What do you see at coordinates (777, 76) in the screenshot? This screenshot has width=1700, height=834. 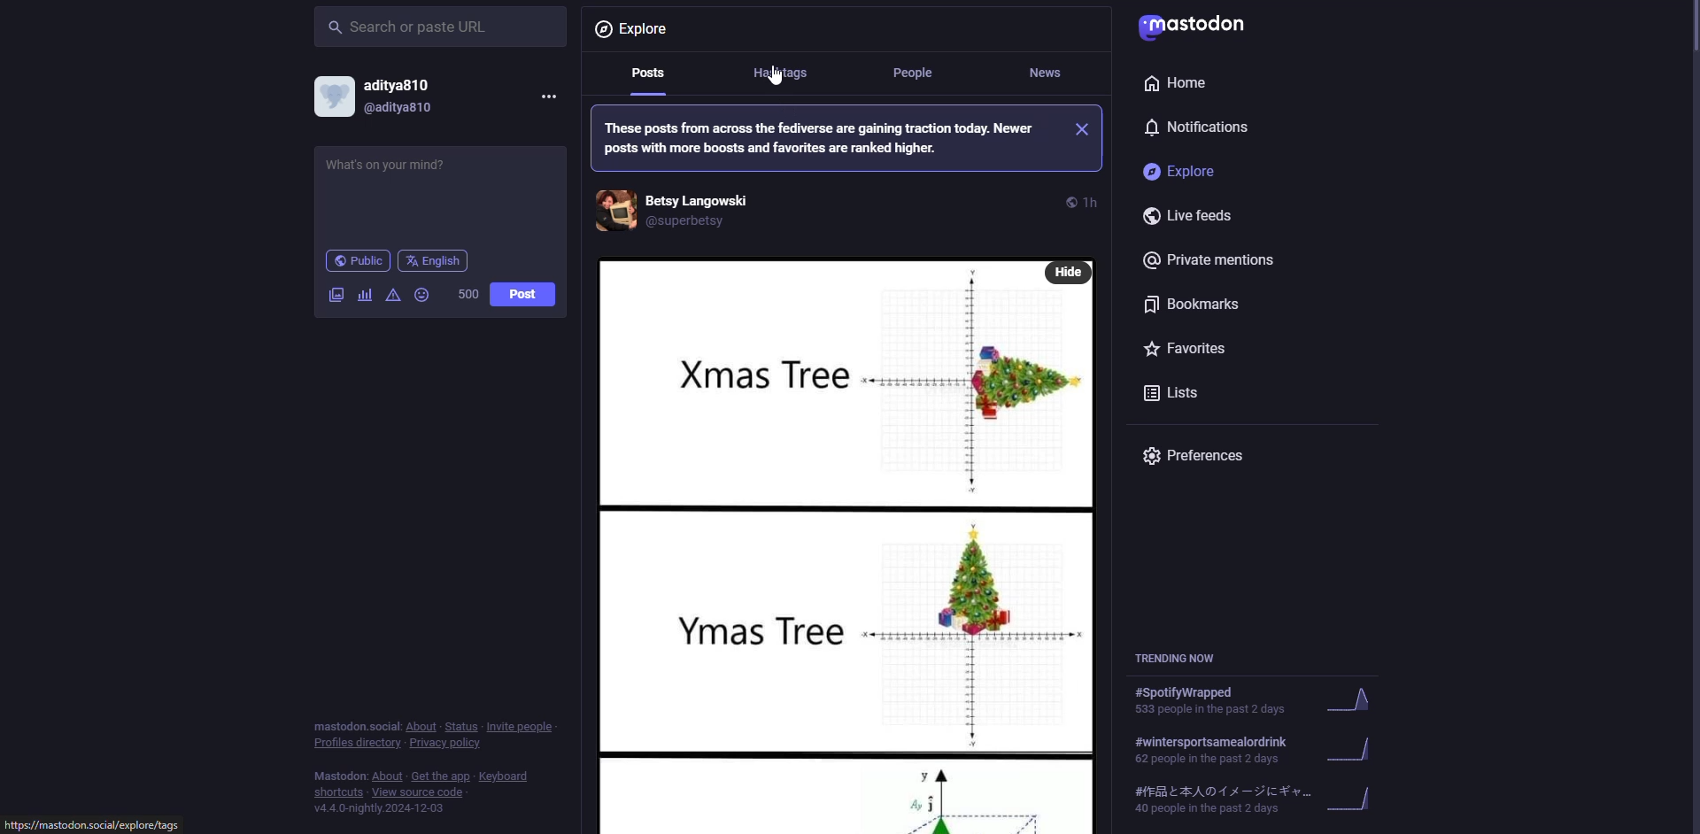 I see `cursor` at bounding box center [777, 76].